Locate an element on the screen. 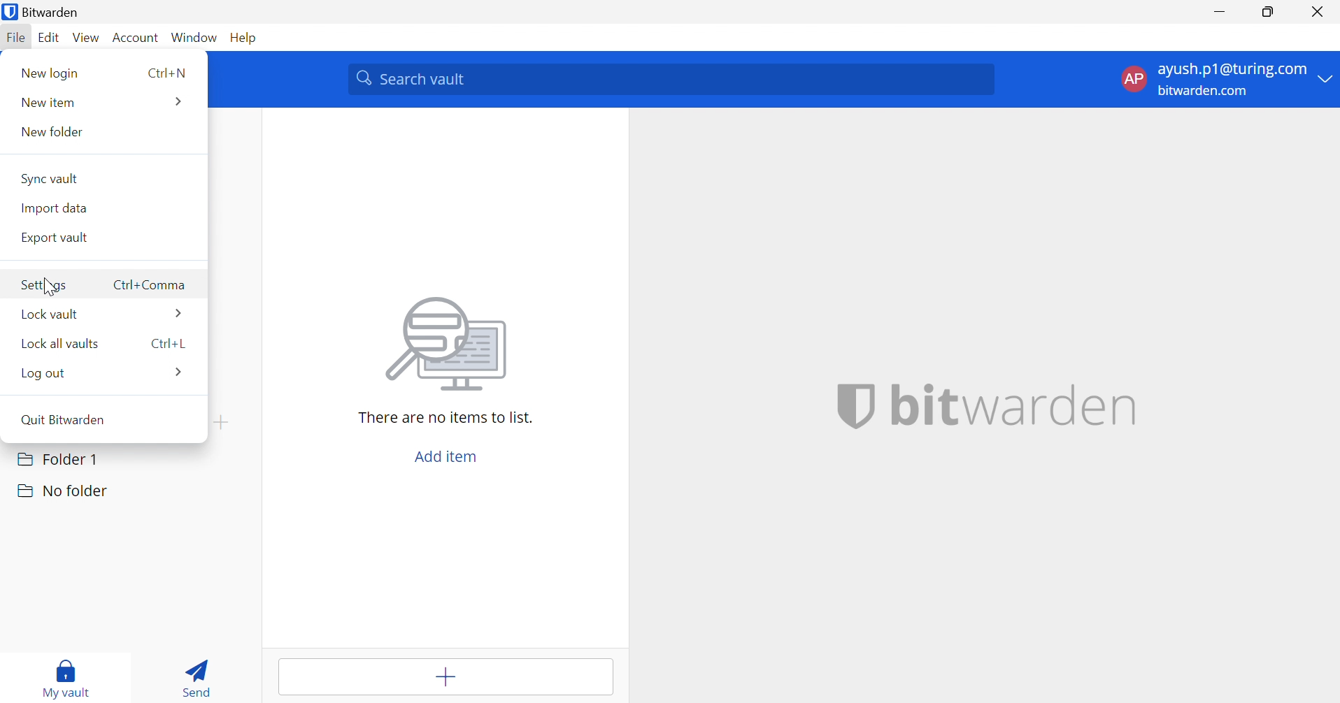  Drop Down is located at coordinates (1326, 80).